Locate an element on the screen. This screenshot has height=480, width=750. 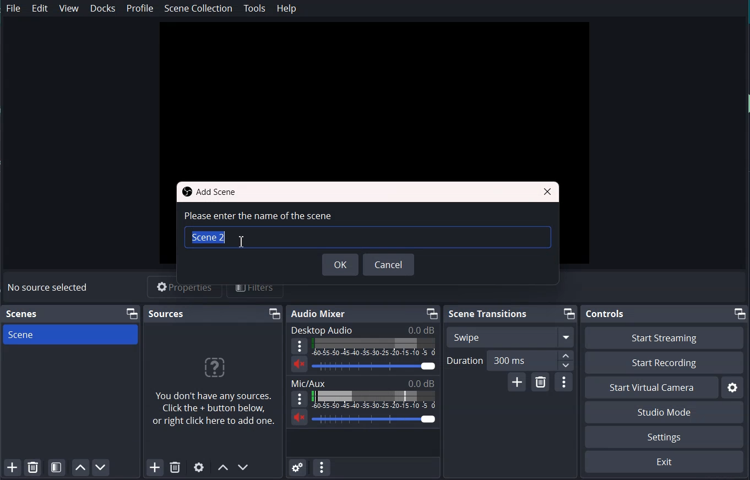
Controls is located at coordinates (606, 314).